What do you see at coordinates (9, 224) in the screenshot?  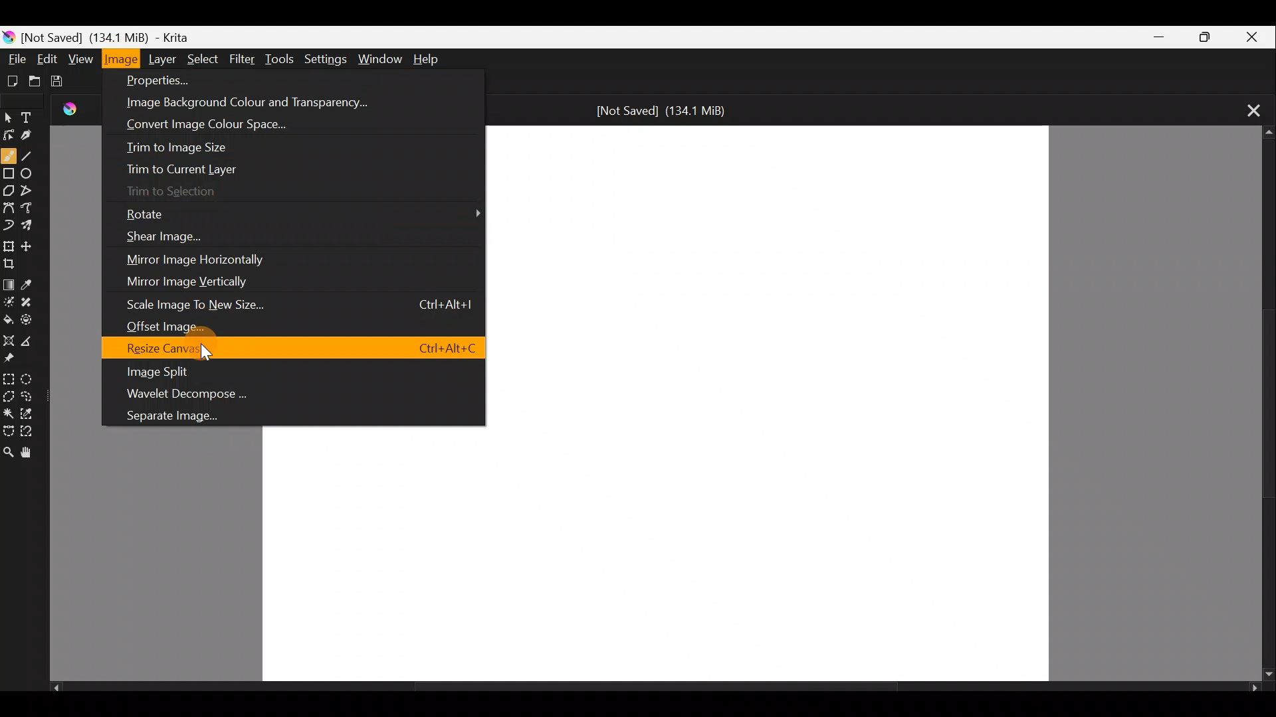 I see `Dynamic brush tool` at bounding box center [9, 224].